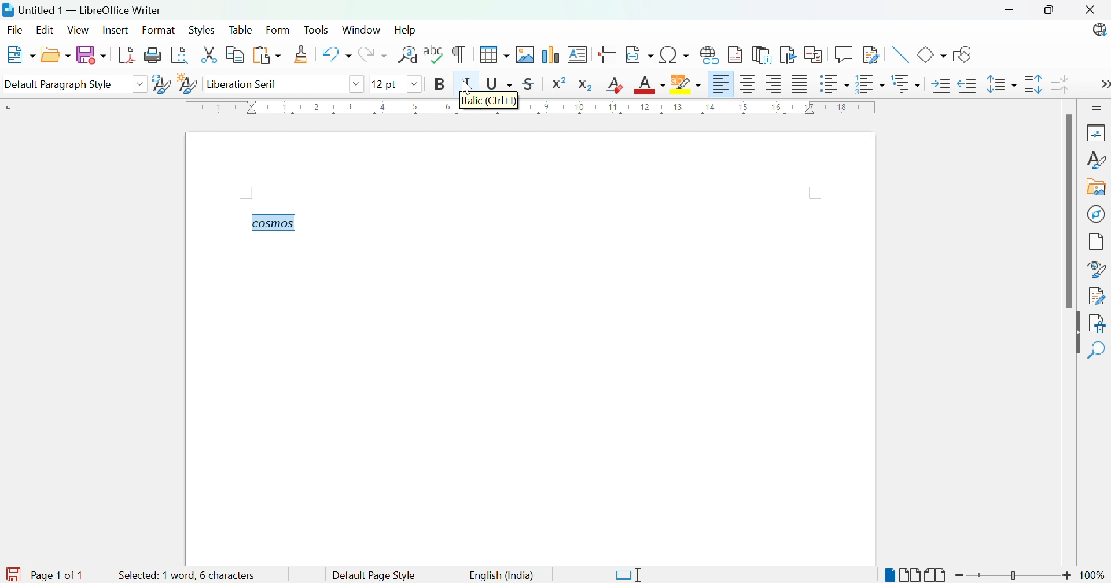 This screenshot has width=1111, height=583. I want to click on Scroll bar, so click(1065, 212).